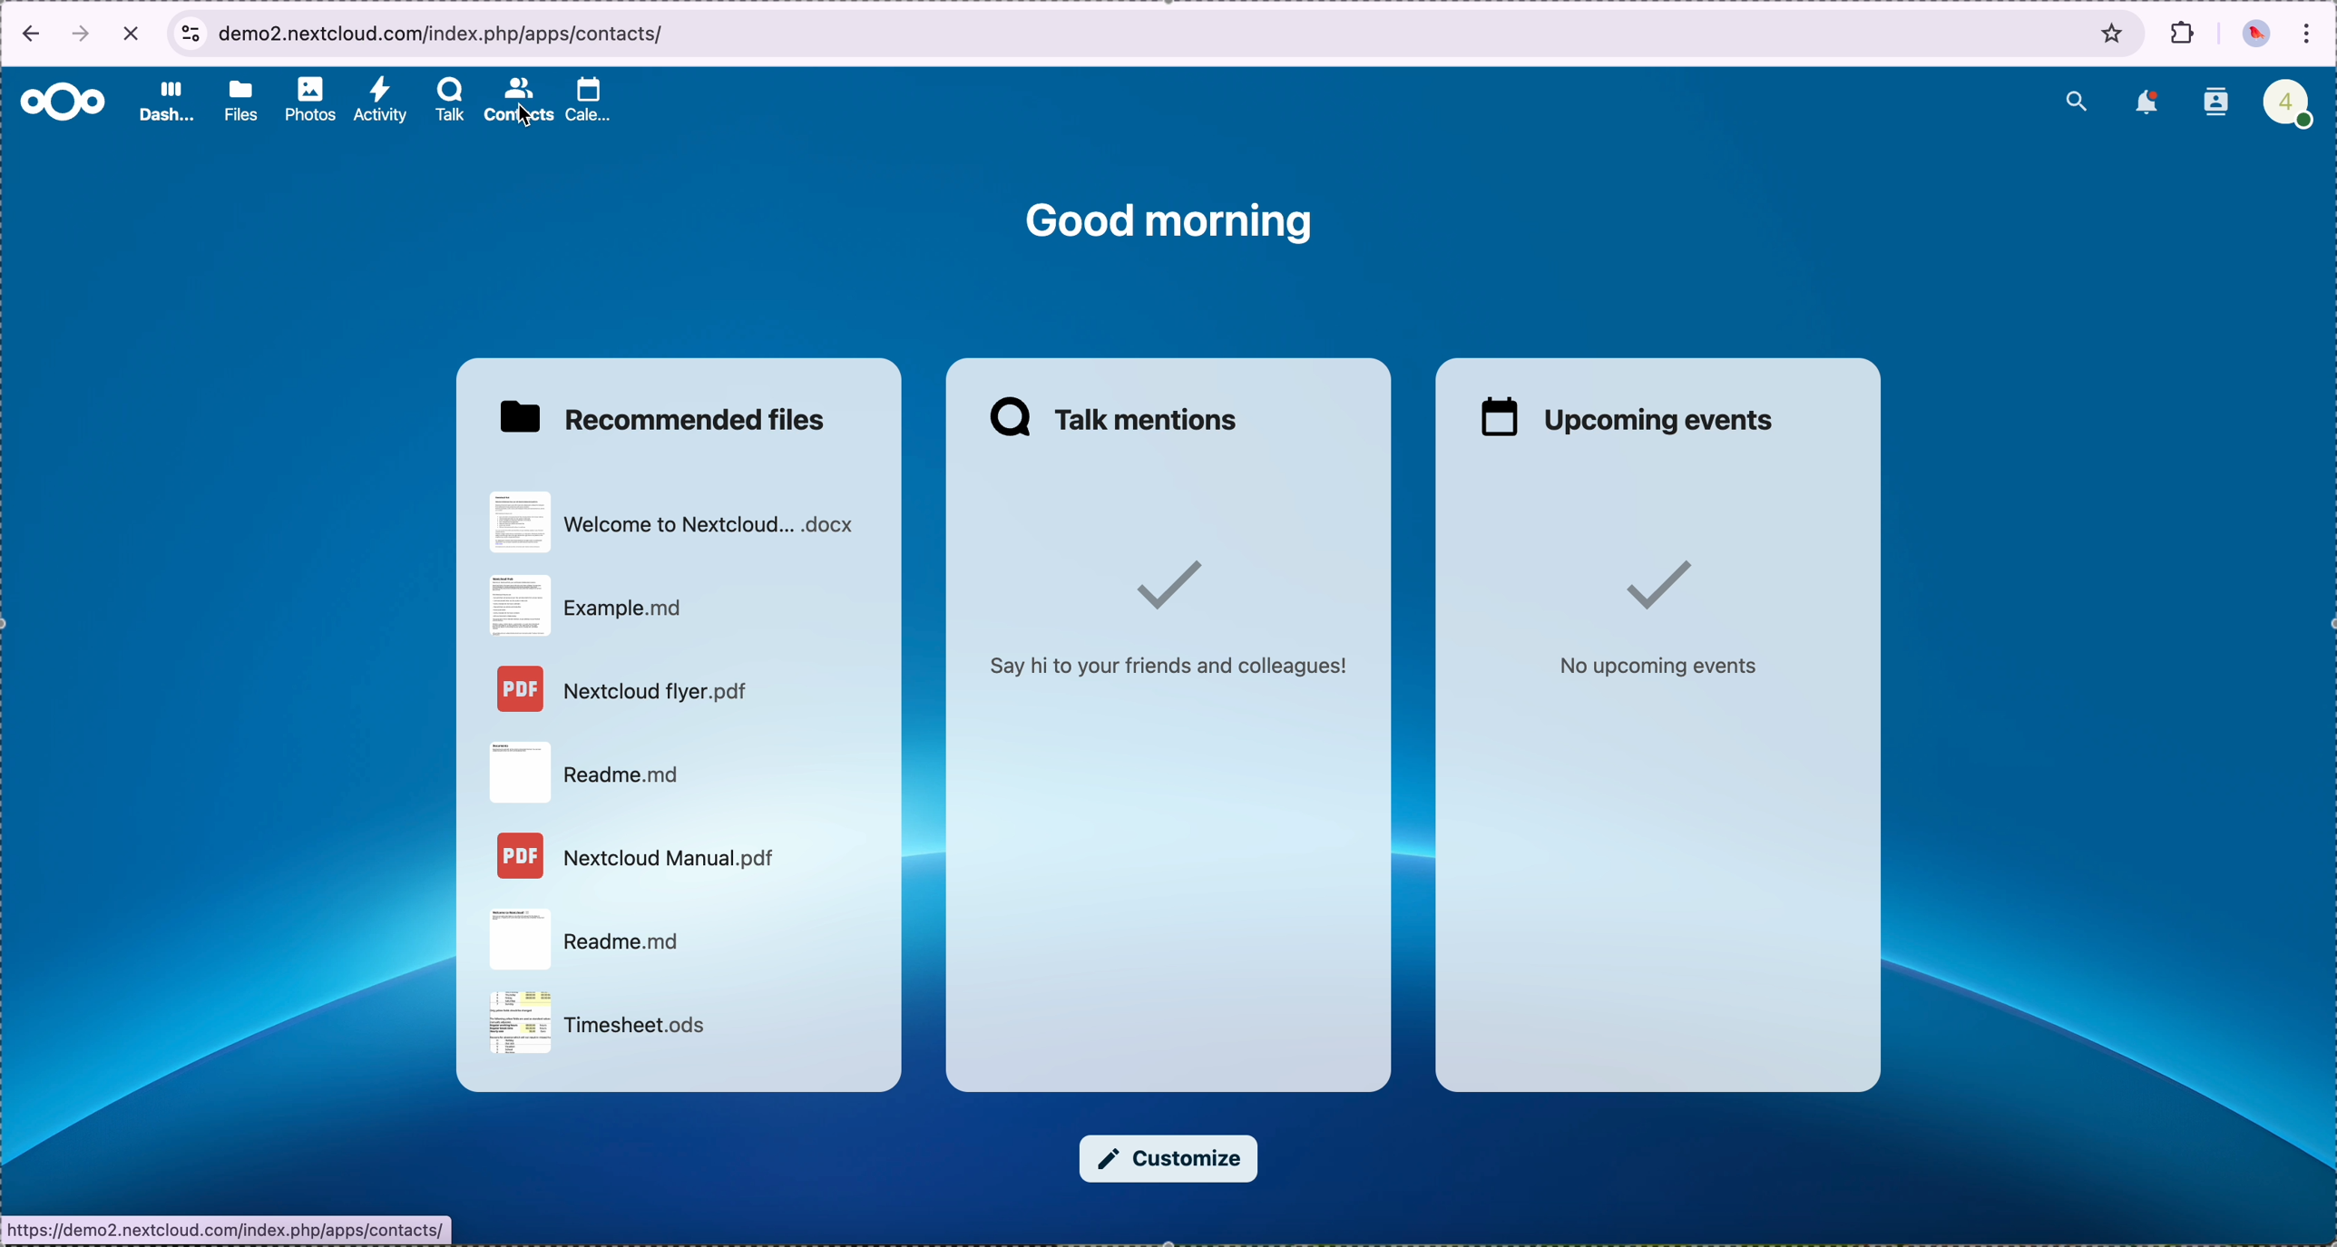  Describe the element at coordinates (304, 101) in the screenshot. I see `photos` at that location.